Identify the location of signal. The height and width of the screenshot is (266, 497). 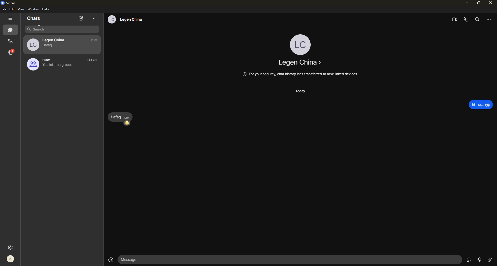
(10, 3).